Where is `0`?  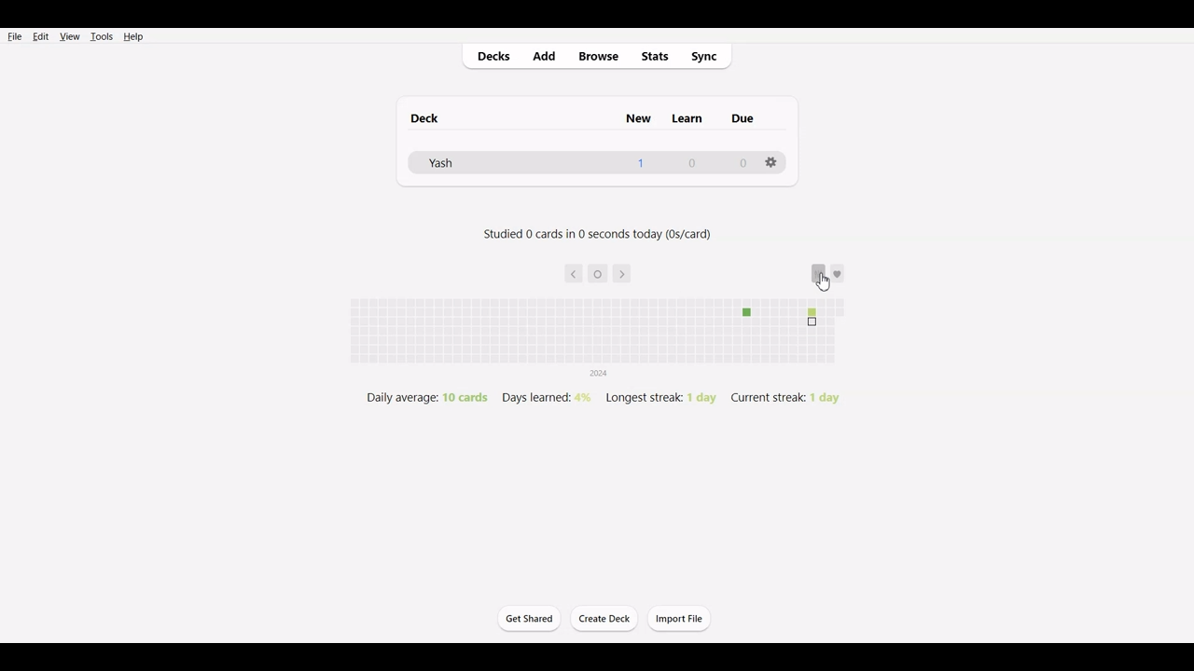
0 is located at coordinates (744, 162).